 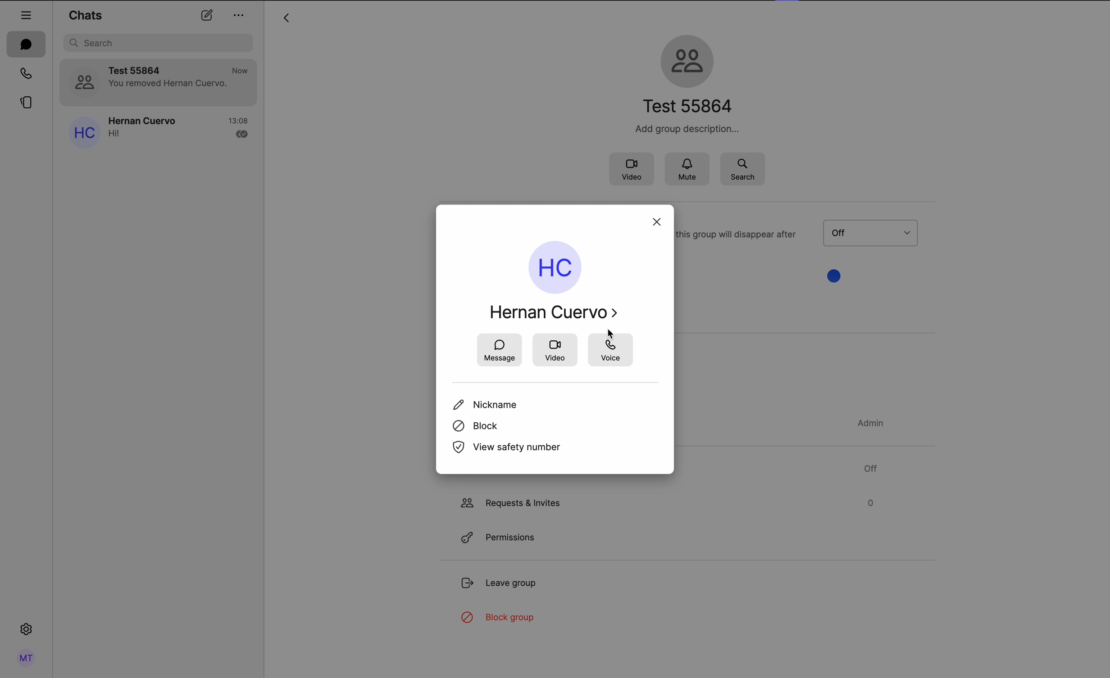 I want to click on calls, so click(x=23, y=74).